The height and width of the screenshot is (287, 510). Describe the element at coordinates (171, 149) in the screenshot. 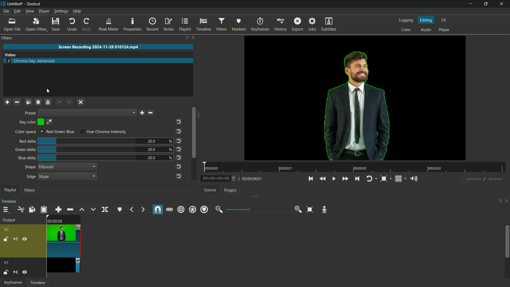

I see `%` at that location.